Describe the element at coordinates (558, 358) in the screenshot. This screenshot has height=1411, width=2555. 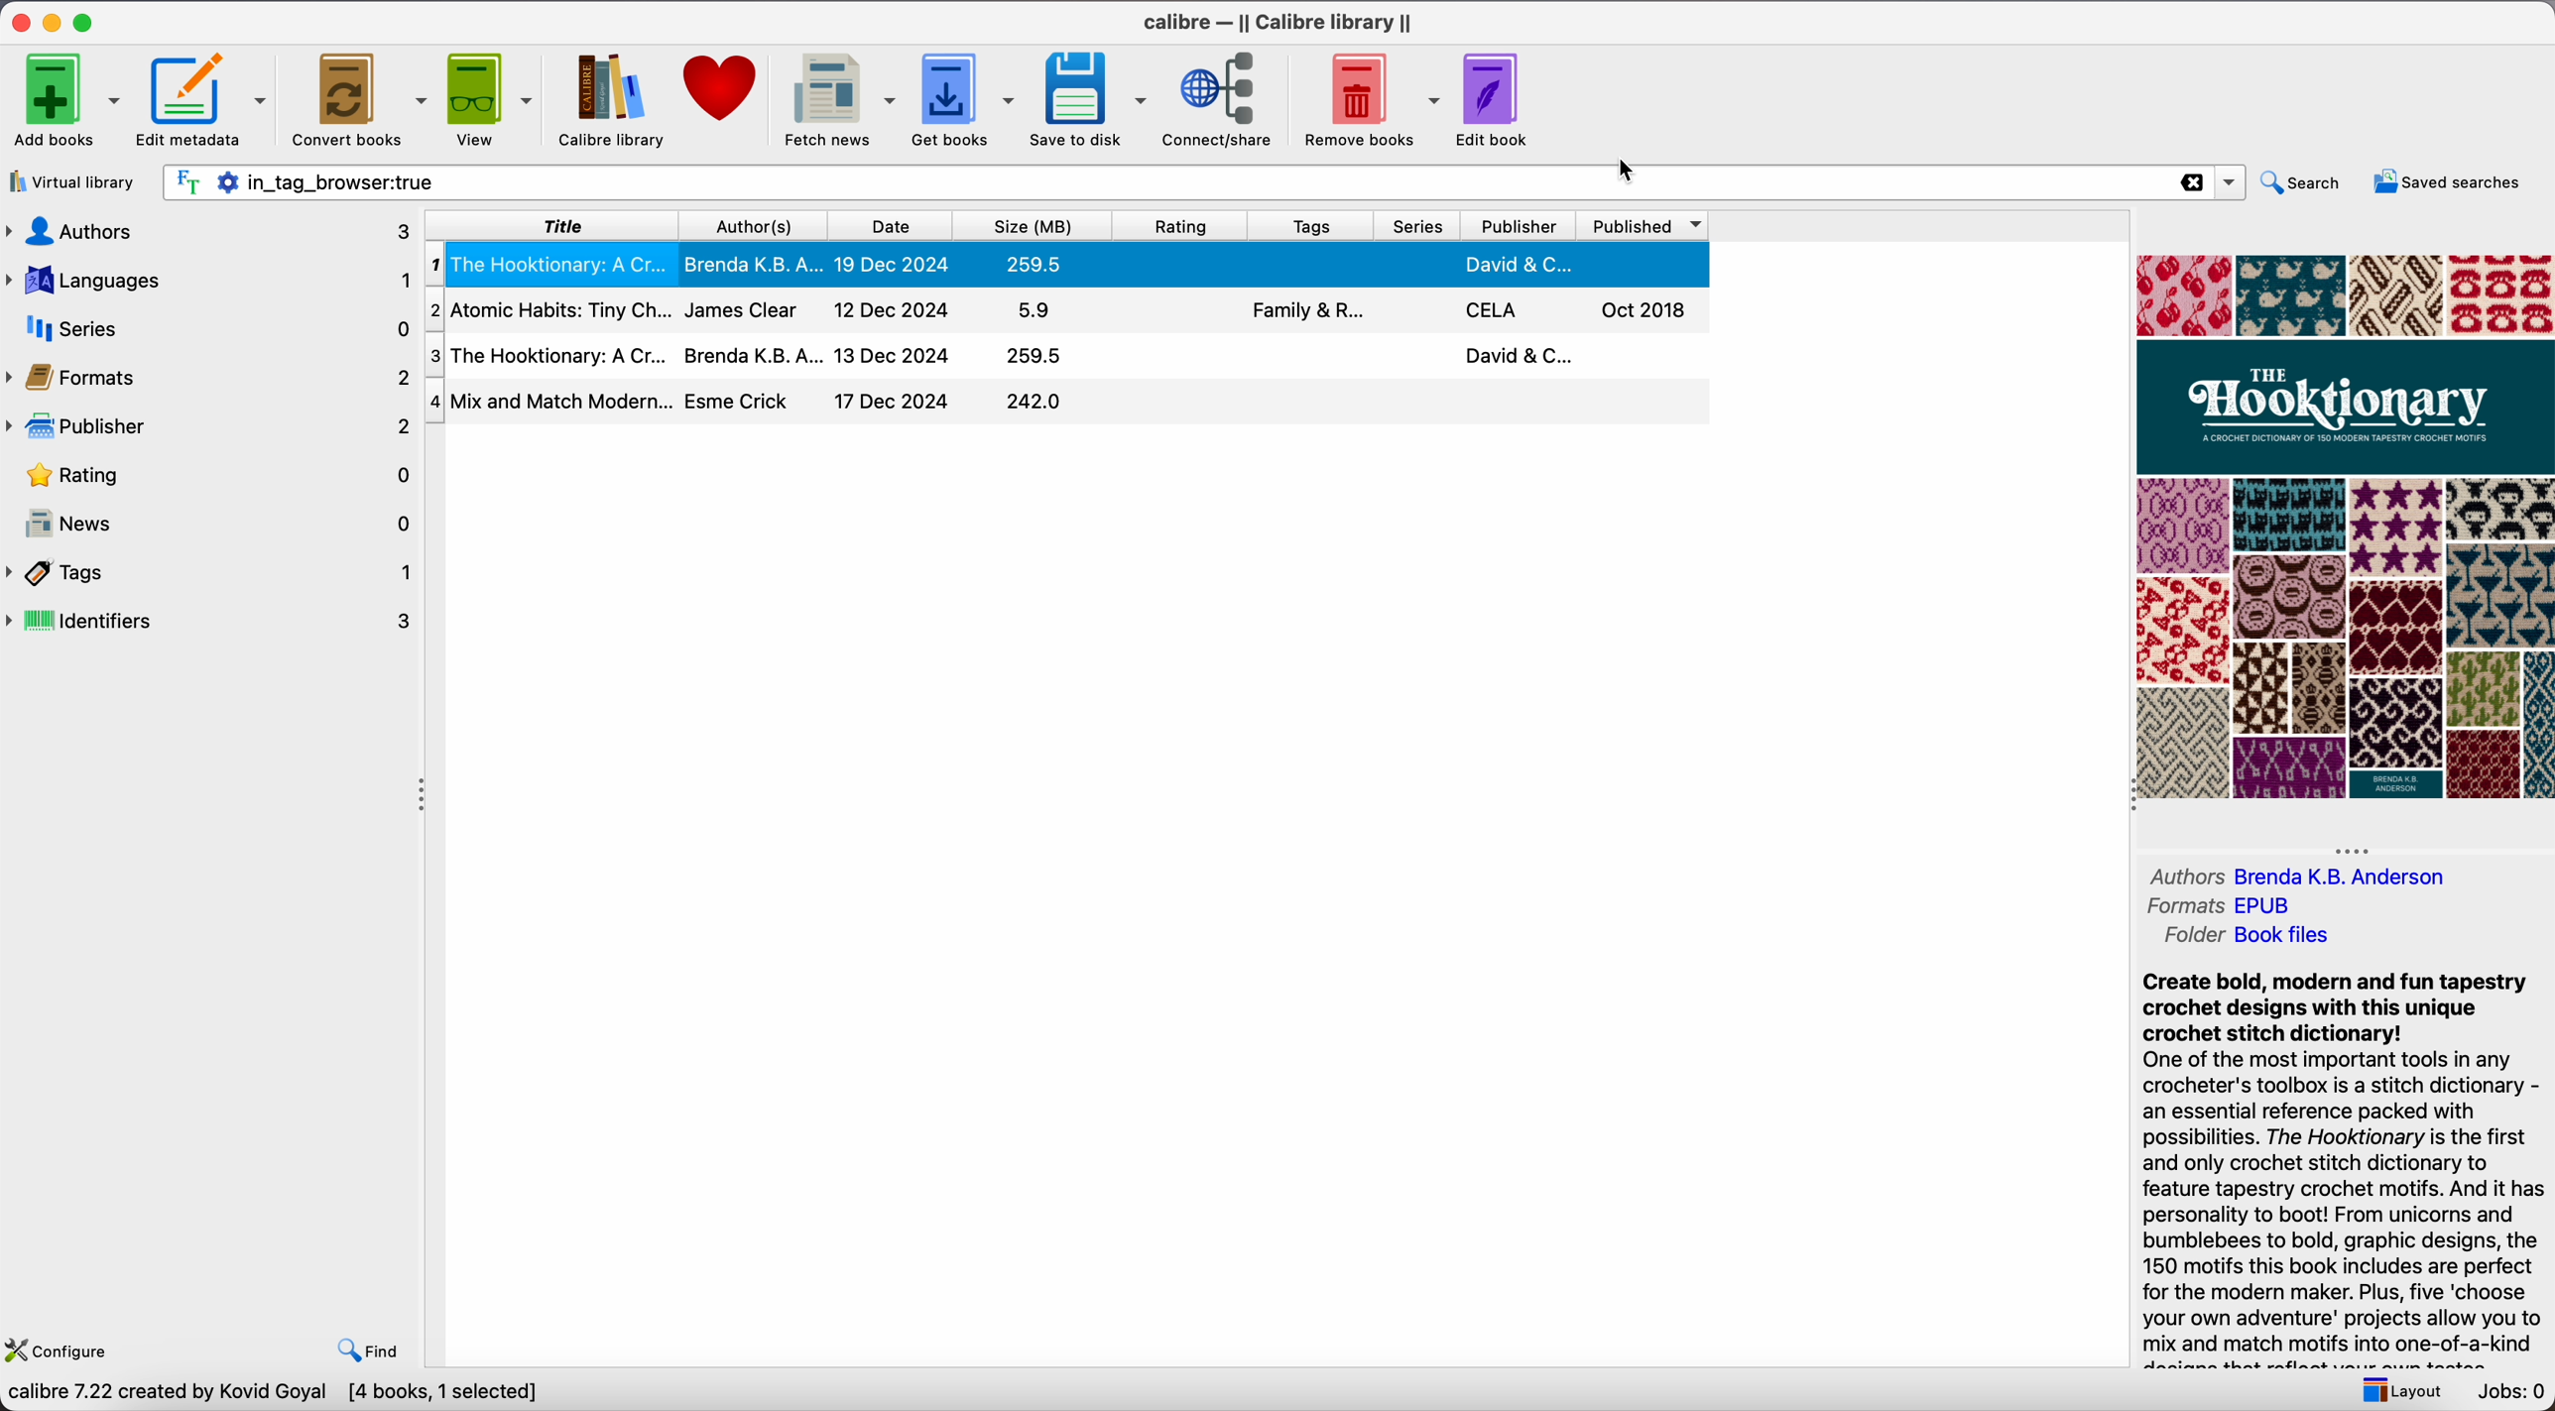
I see `The Hooktionary: A Cr..` at that location.